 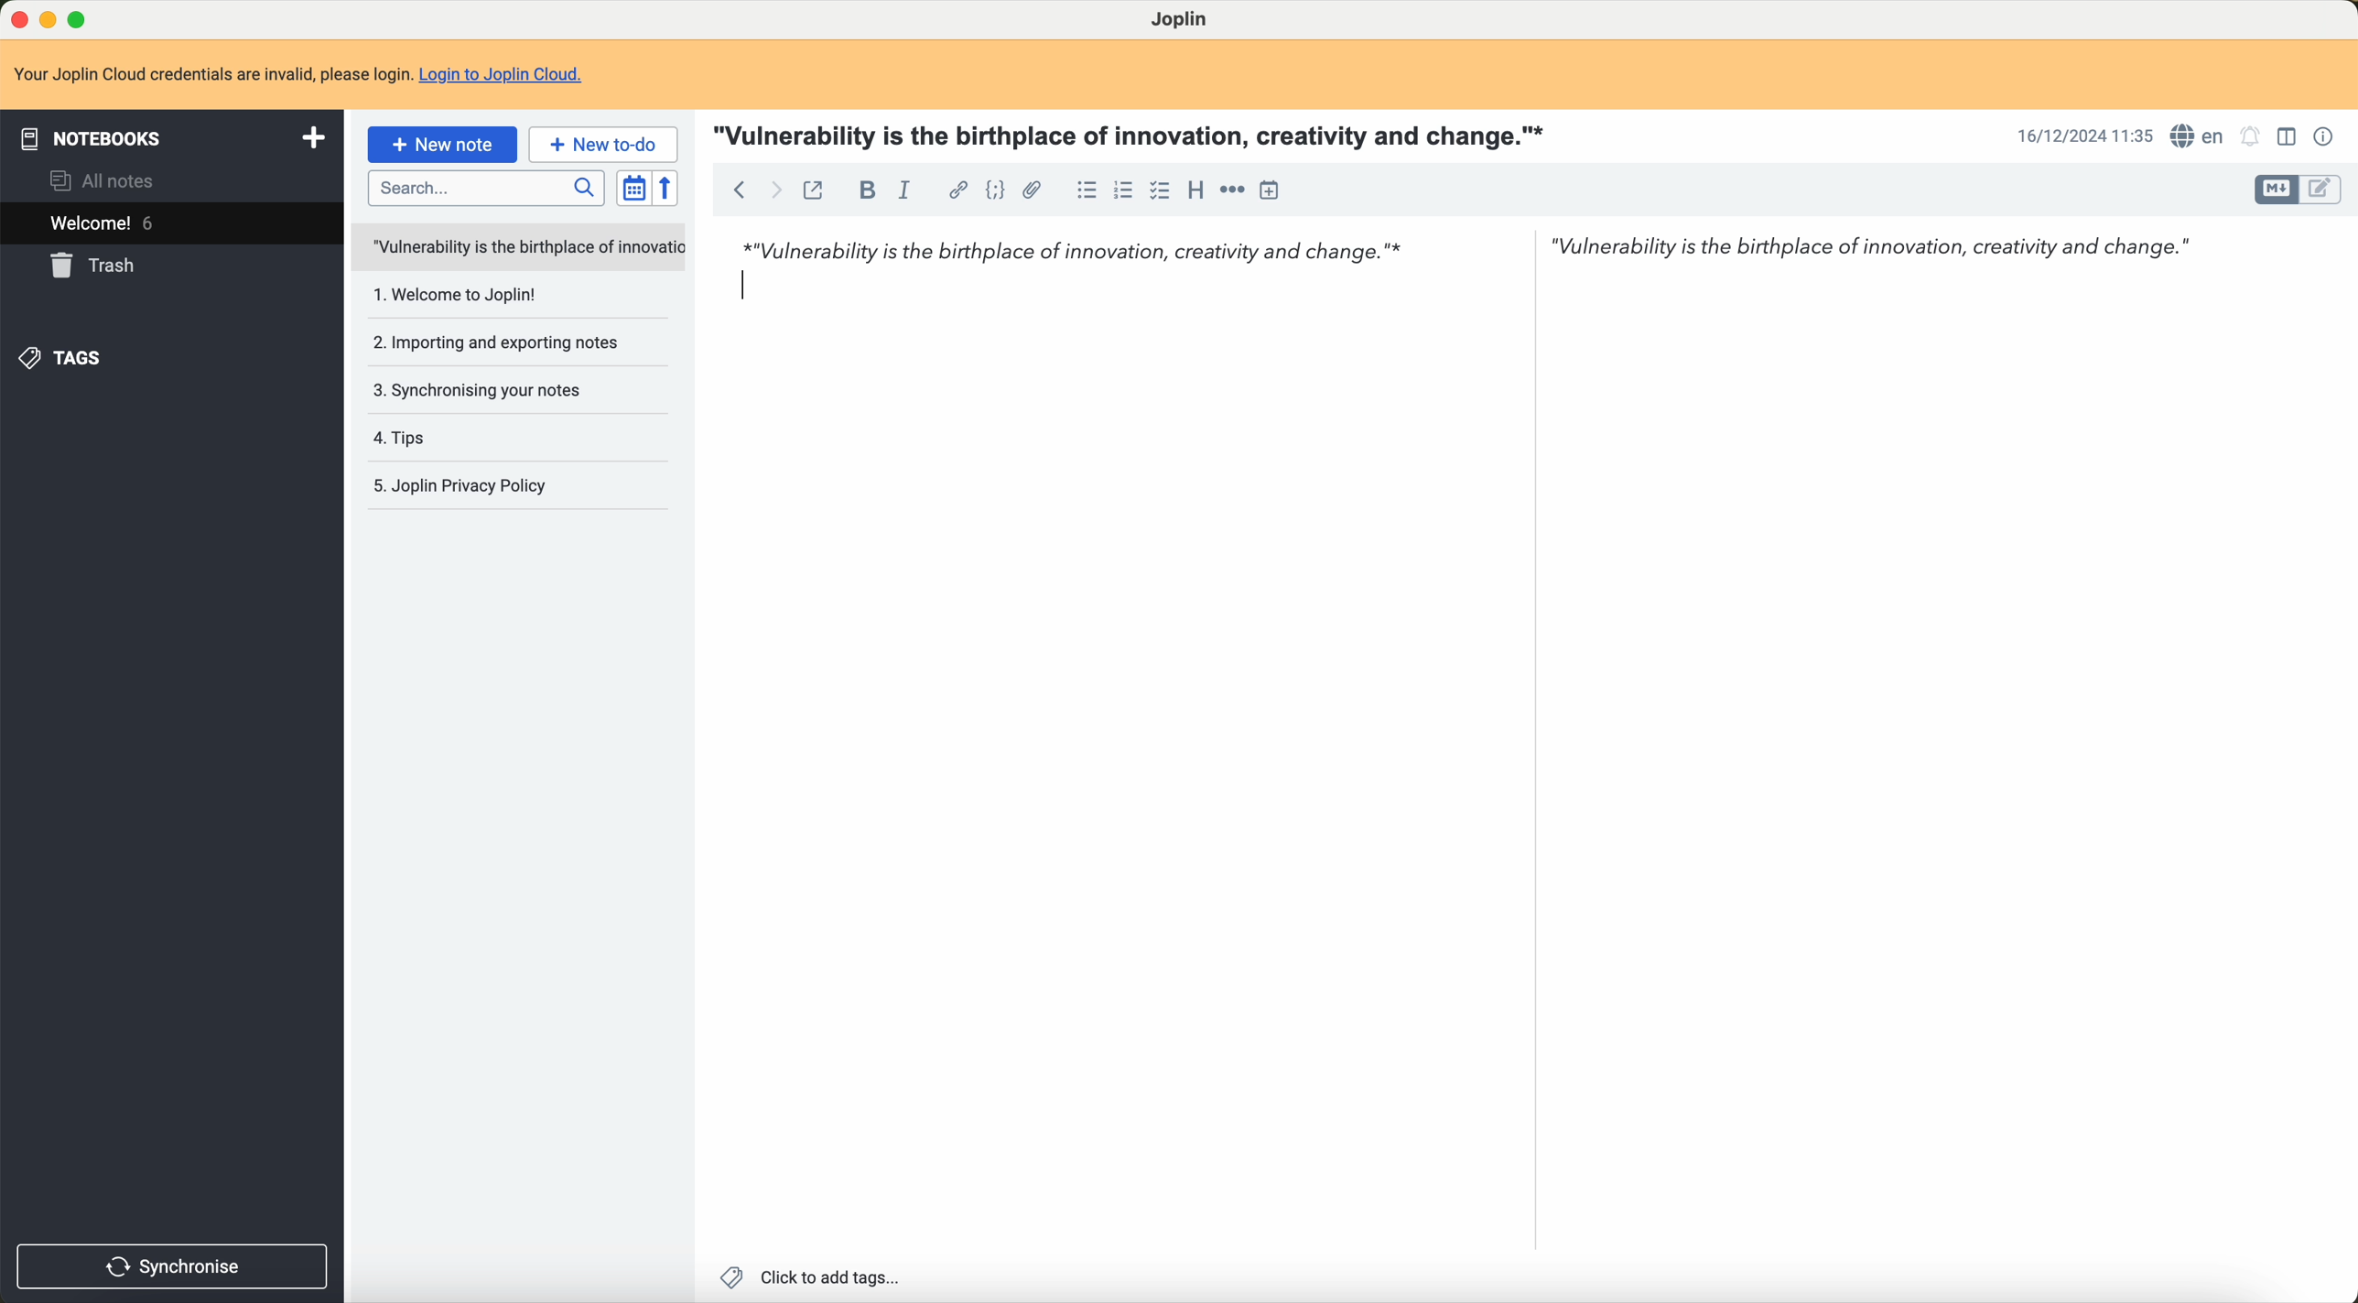 What do you see at coordinates (667, 188) in the screenshot?
I see `reverse sort order` at bounding box center [667, 188].